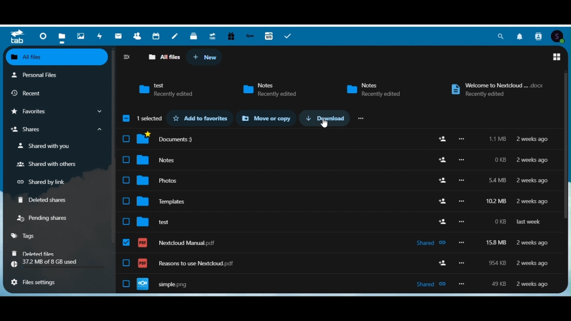  I want to click on Files settings, so click(38, 283).